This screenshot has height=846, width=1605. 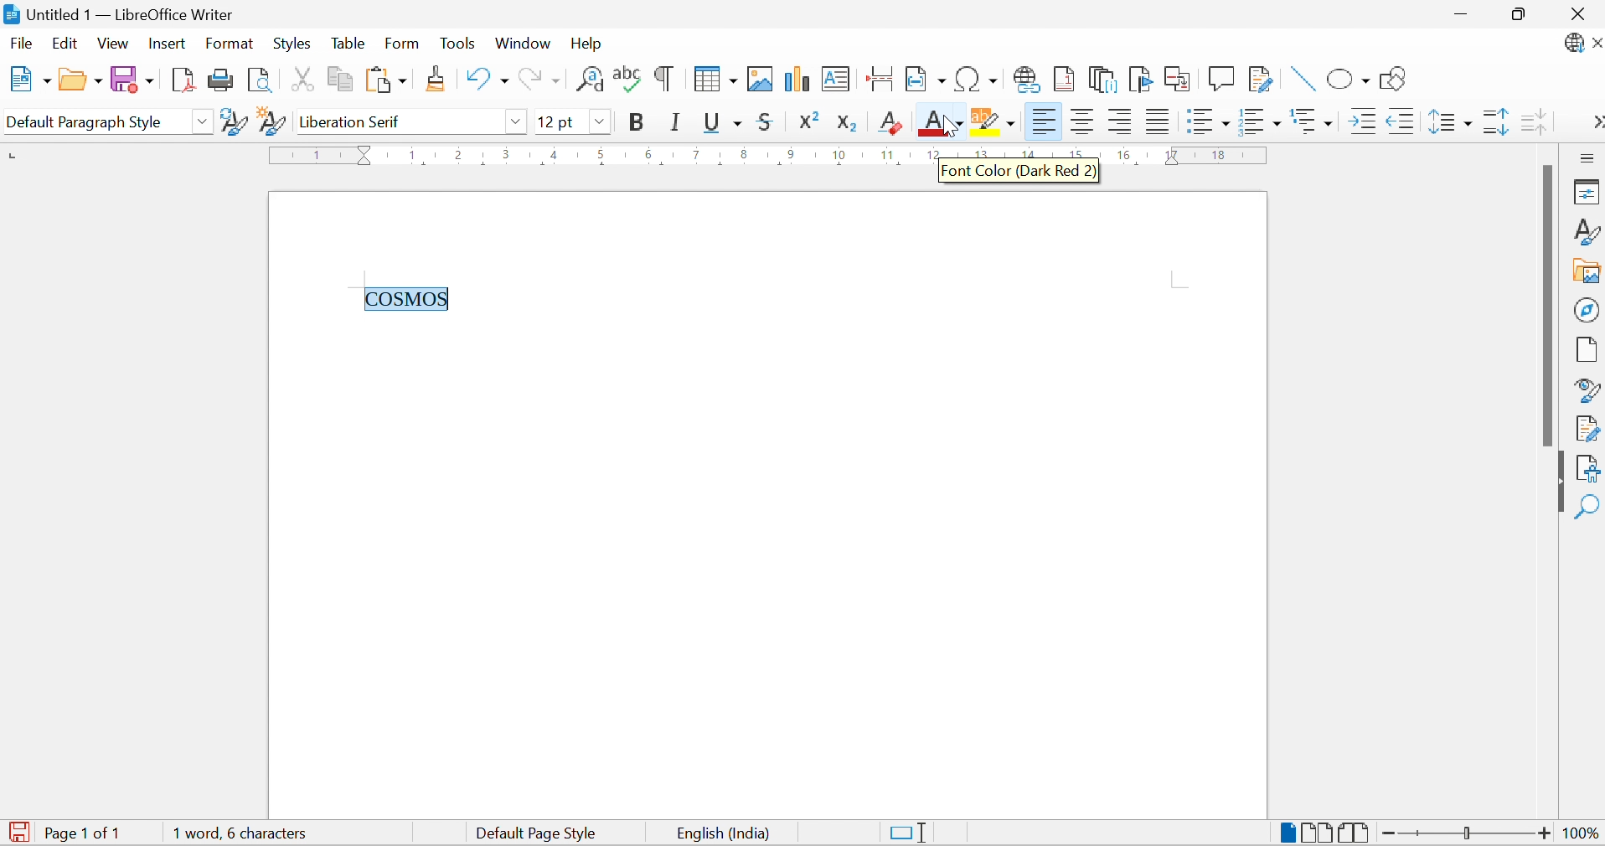 I want to click on Insert Table, so click(x=715, y=80).